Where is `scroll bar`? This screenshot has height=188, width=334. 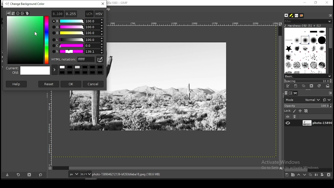 scroll bar is located at coordinates (308, 170).